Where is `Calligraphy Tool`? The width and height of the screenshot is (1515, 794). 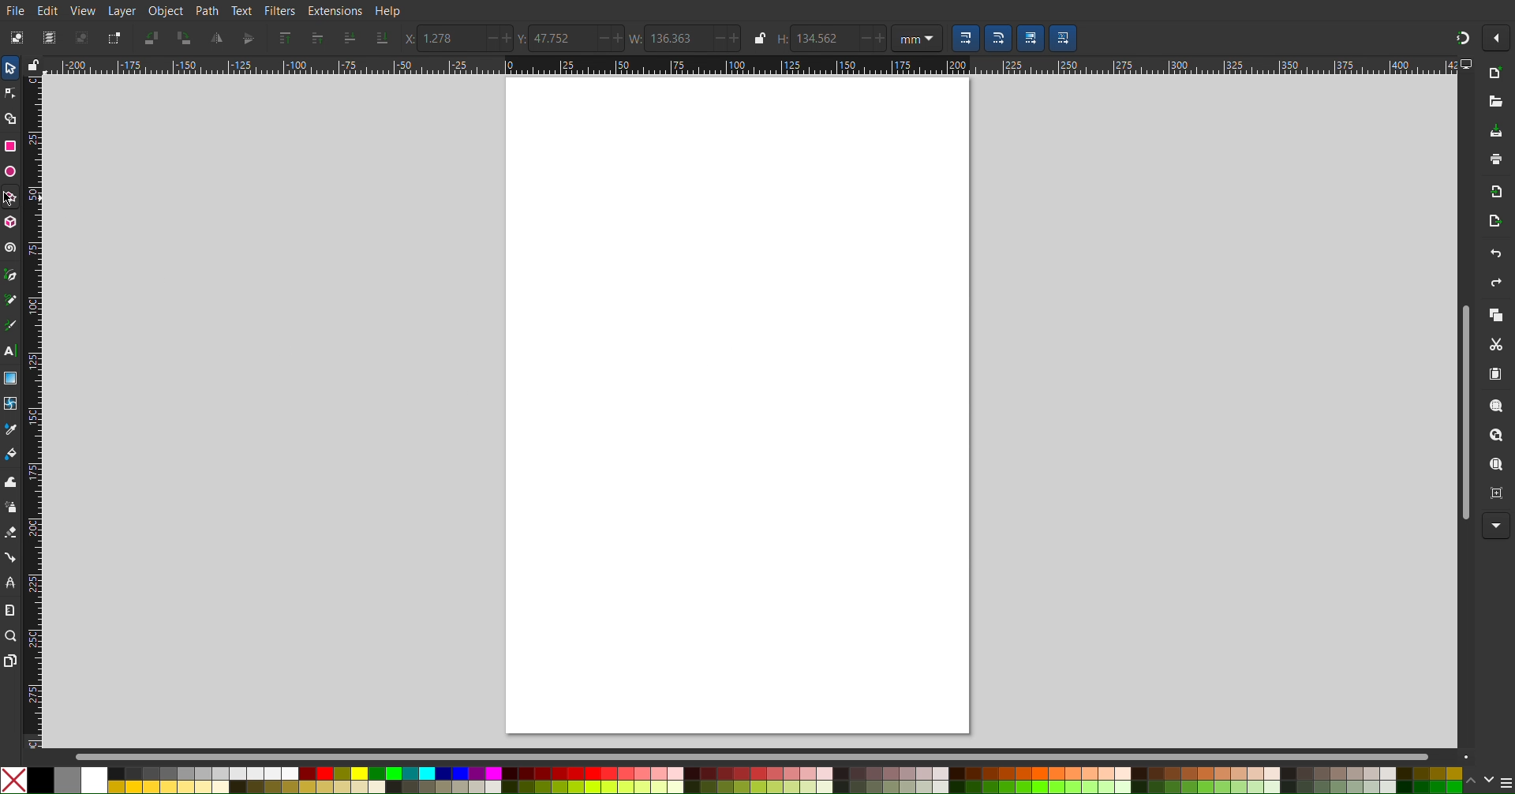 Calligraphy Tool is located at coordinates (9, 324).